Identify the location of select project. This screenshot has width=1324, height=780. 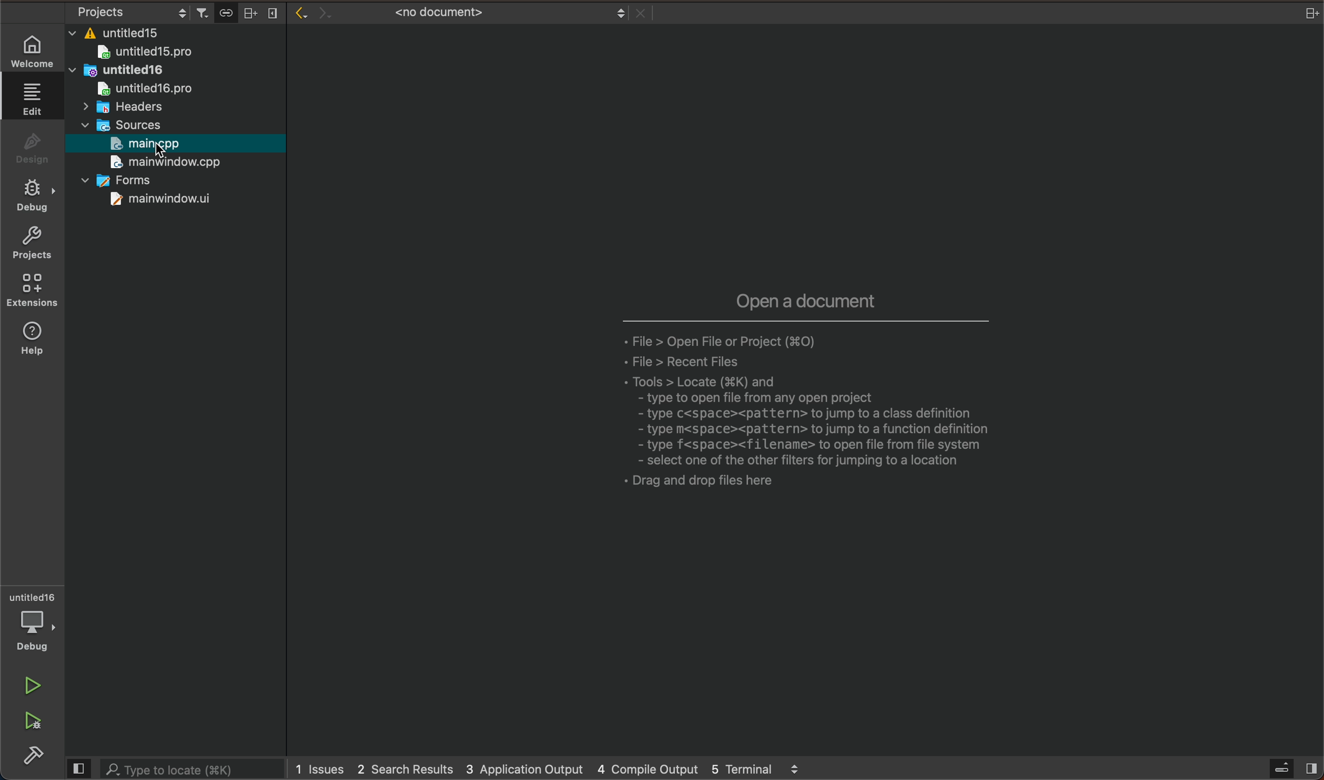
(128, 13).